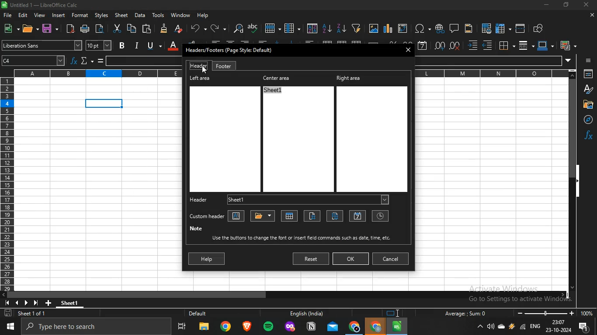 Image resolution: width=597 pixels, height=335 pixels. I want to click on increase indent, so click(473, 46).